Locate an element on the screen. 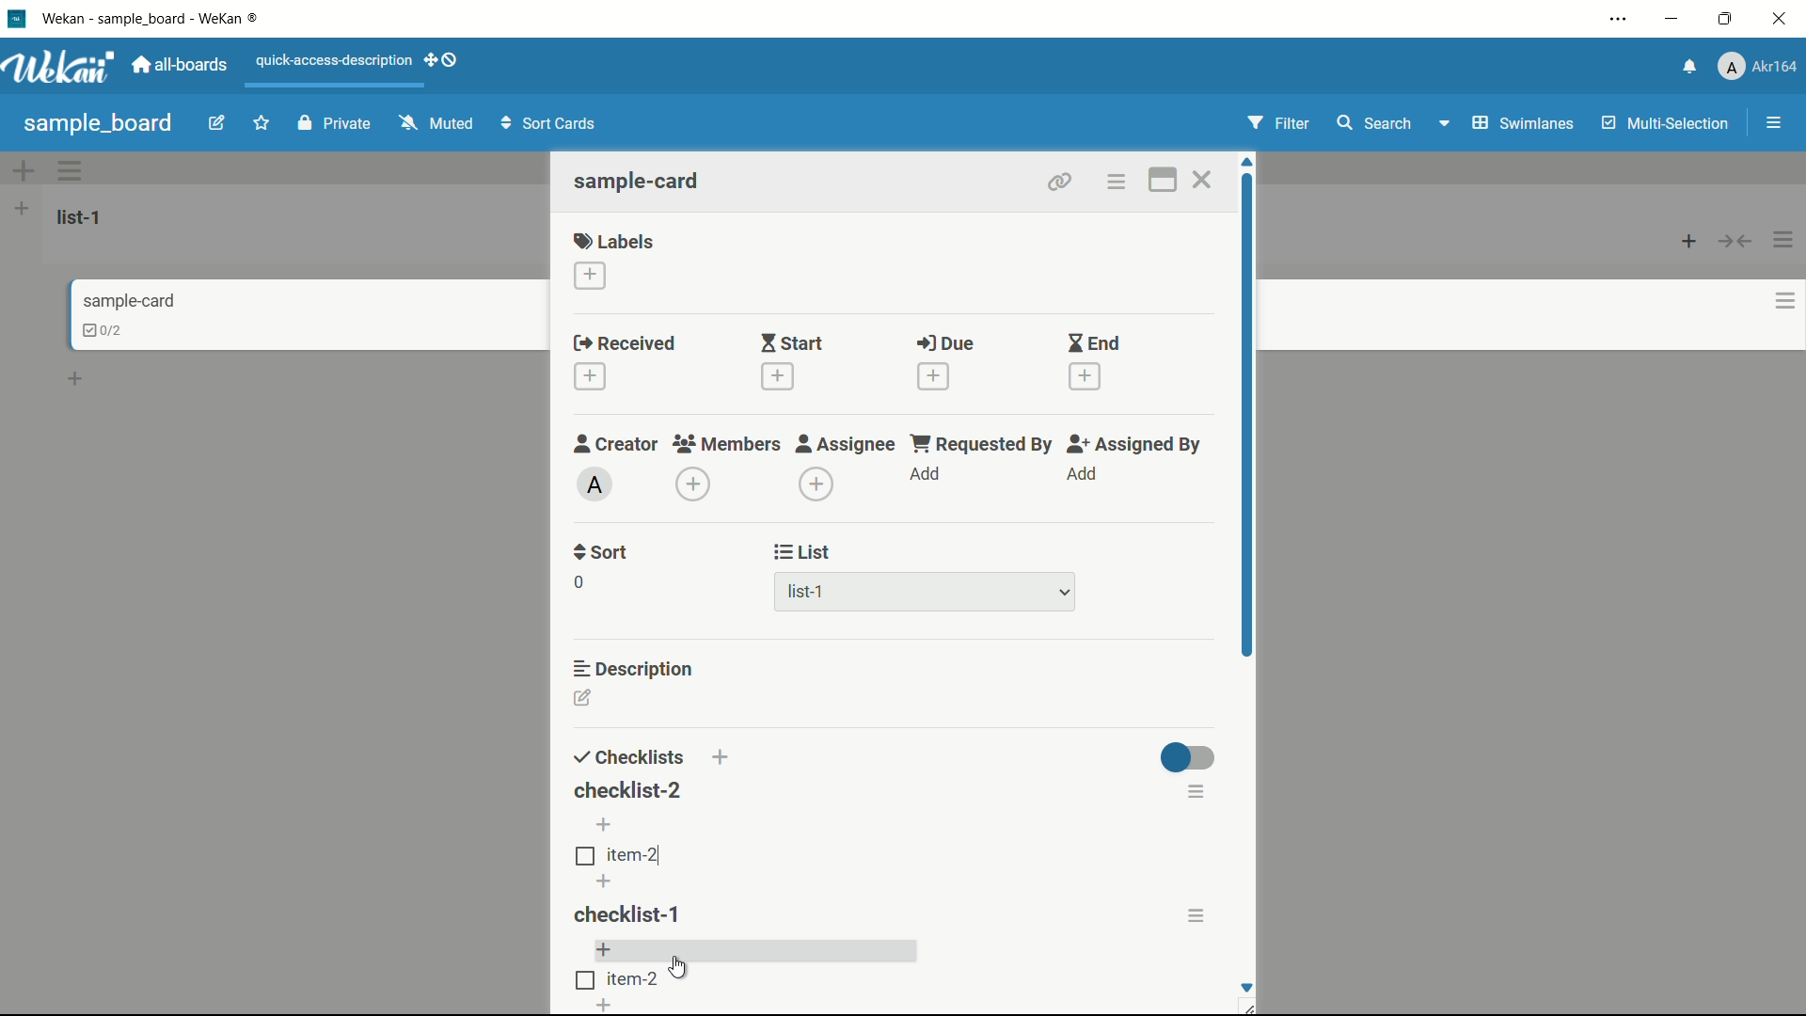 This screenshot has height=1016, width=1806. app icon is located at coordinates (16, 18).